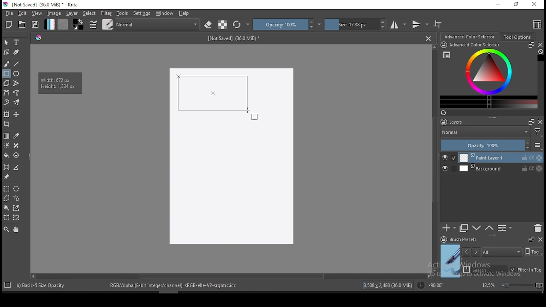 The width and height of the screenshot is (546, 307). What do you see at coordinates (518, 37) in the screenshot?
I see `tool options` at bounding box center [518, 37].